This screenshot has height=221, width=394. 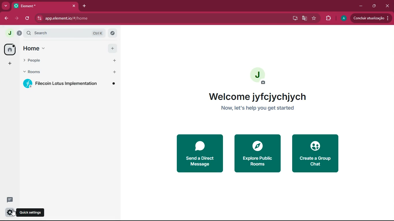 I want to click on minimize, so click(x=359, y=5).